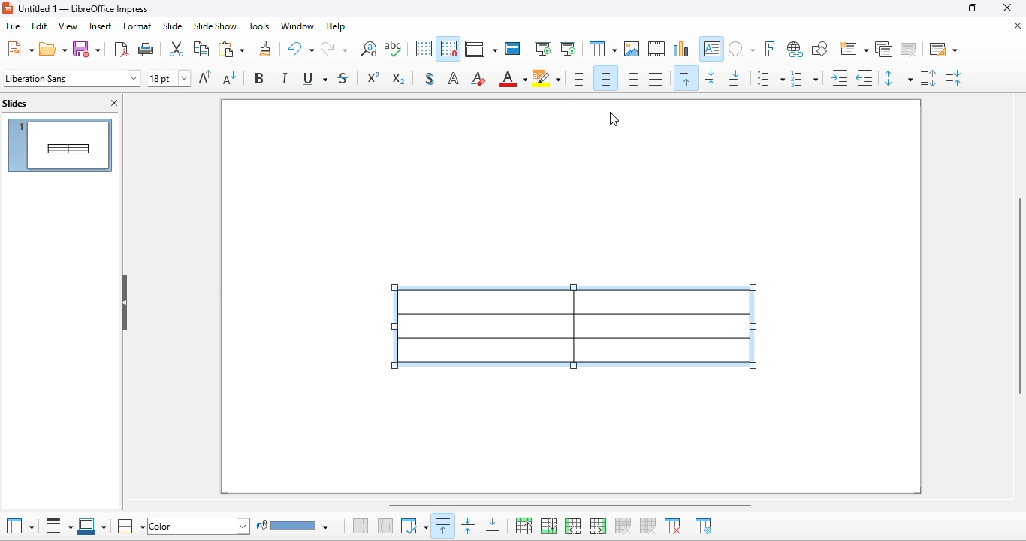 This screenshot has height=541, width=1026. Describe the element at coordinates (687, 77) in the screenshot. I see `align top` at that location.